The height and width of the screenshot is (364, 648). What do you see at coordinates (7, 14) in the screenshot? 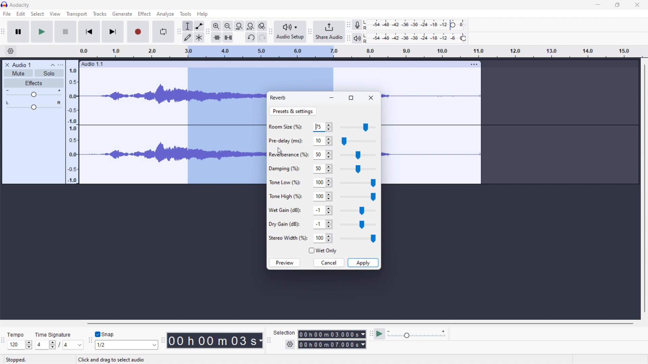
I see `file` at bounding box center [7, 14].